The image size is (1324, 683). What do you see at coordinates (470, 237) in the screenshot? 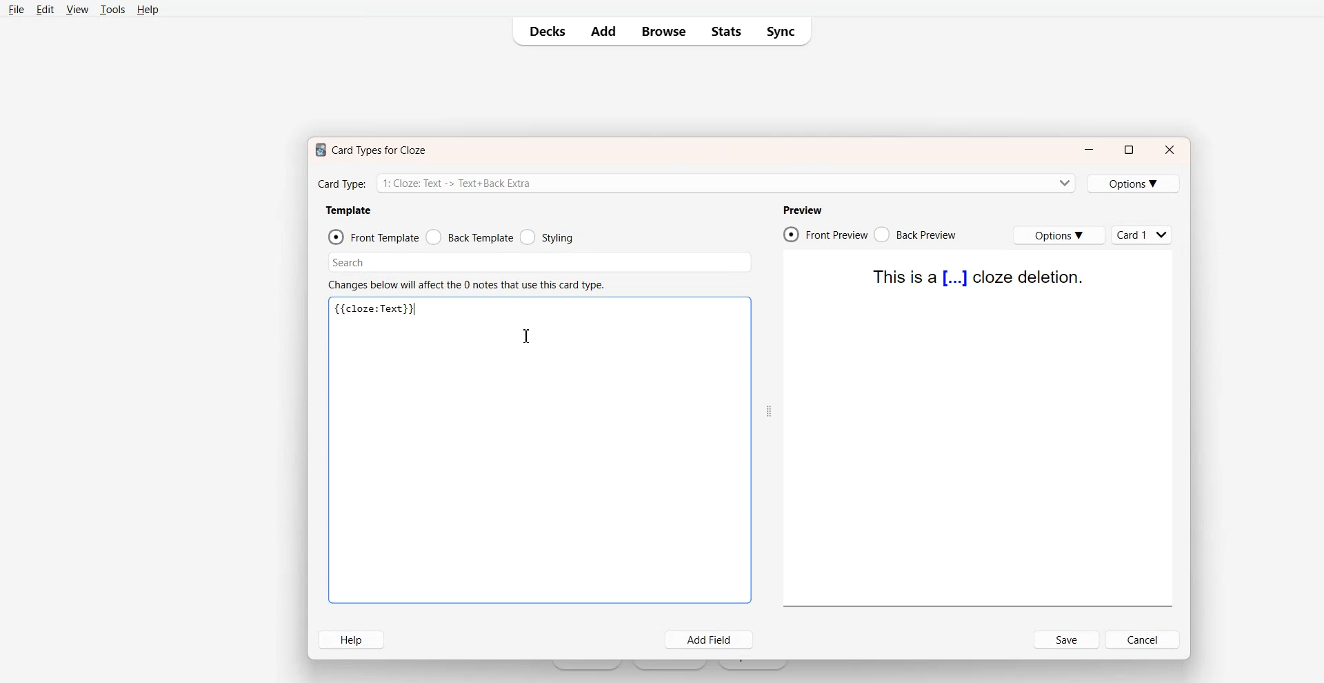
I see `Back Template` at bounding box center [470, 237].